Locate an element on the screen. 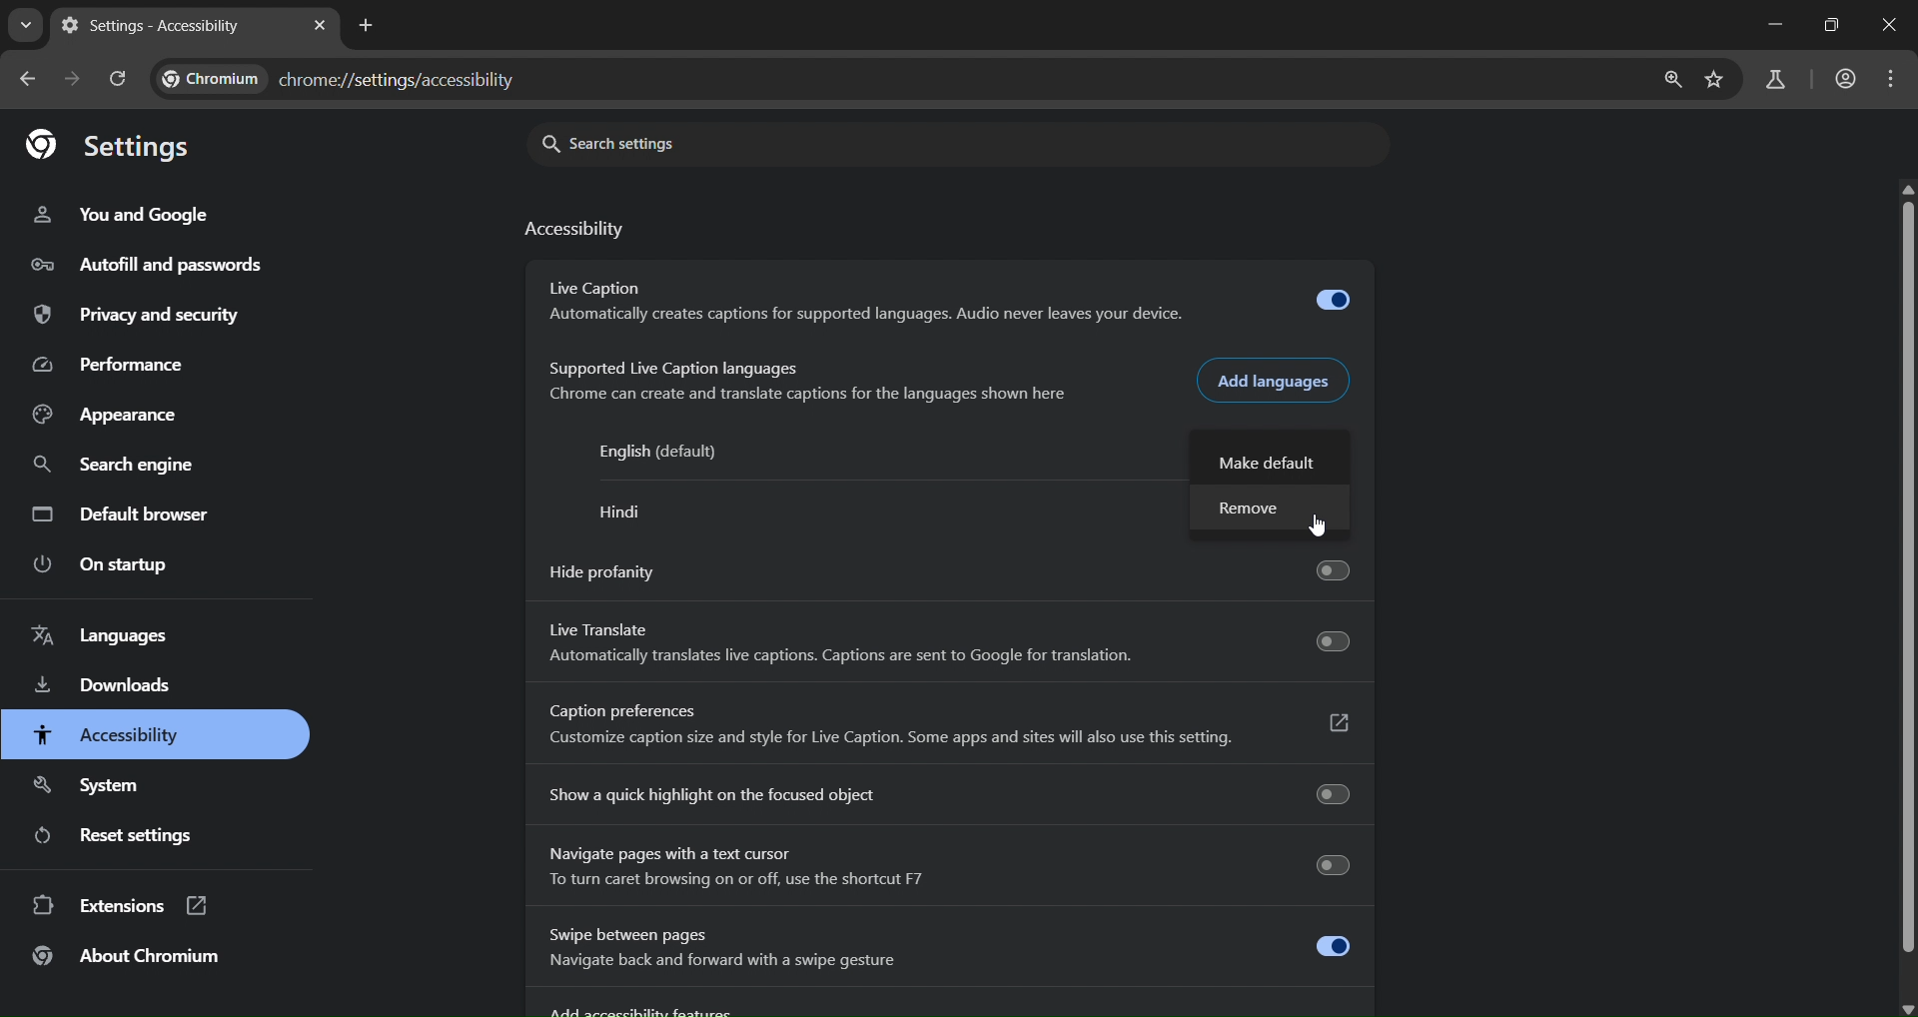 The width and height of the screenshot is (1918, 1017). about chromium is located at coordinates (127, 957).